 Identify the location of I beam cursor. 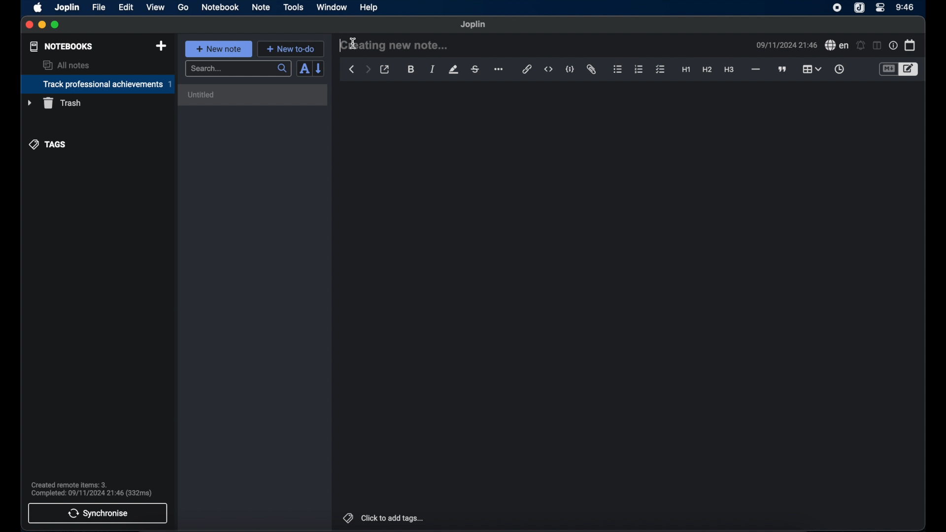
(354, 44).